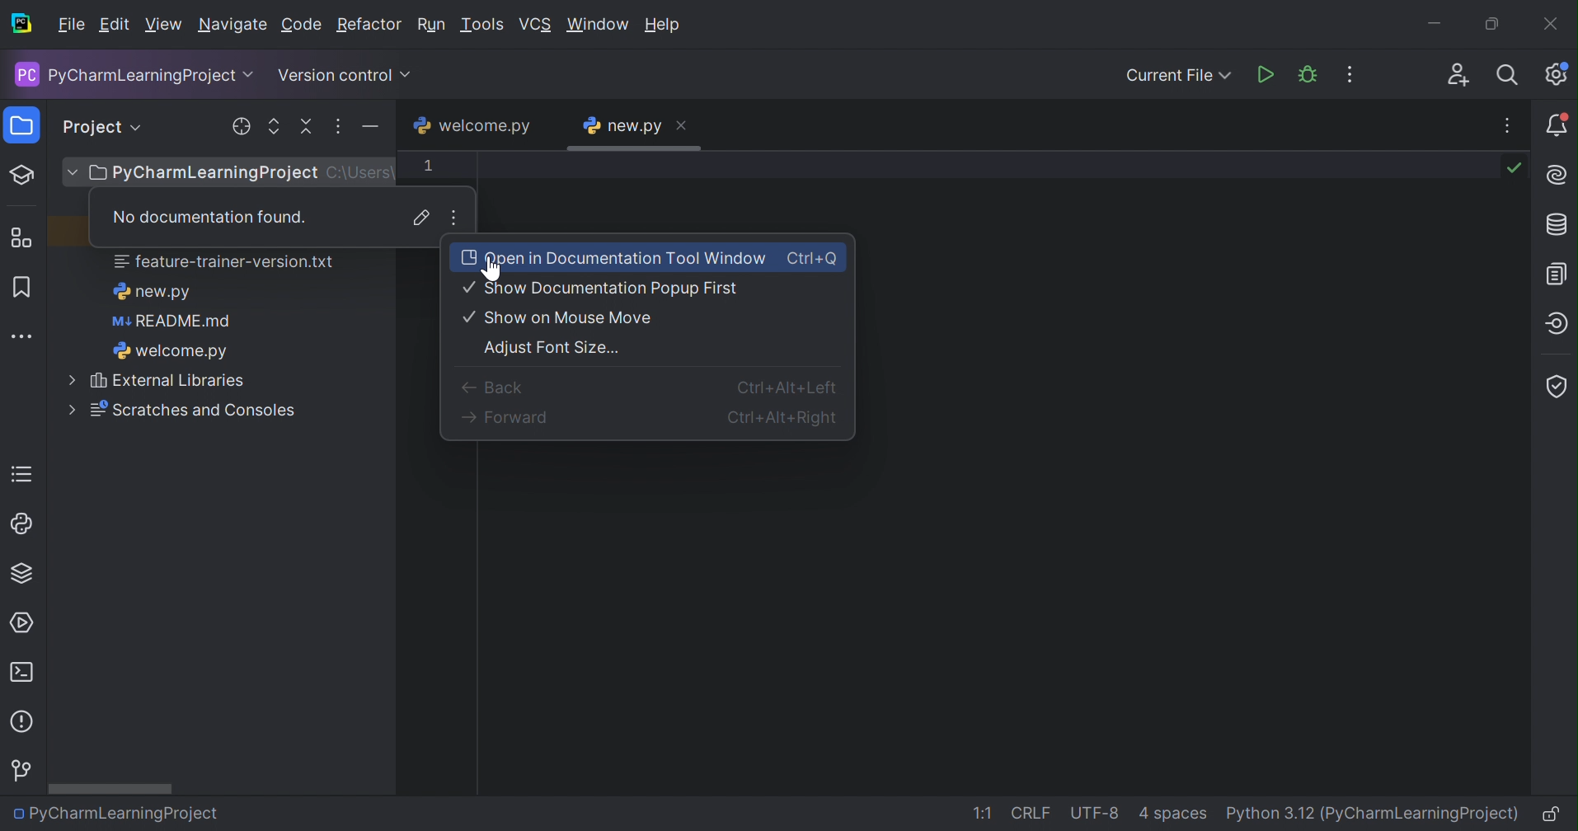 The width and height of the screenshot is (1578, 831). Describe the element at coordinates (422, 218) in the screenshot. I see `Jump to source` at that location.